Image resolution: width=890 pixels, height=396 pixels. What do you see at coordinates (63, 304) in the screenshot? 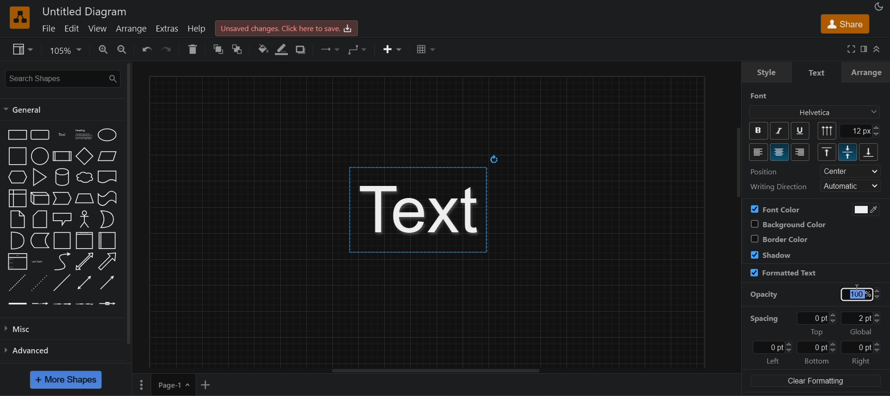
I see `connector with 2 labels` at bounding box center [63, 304].